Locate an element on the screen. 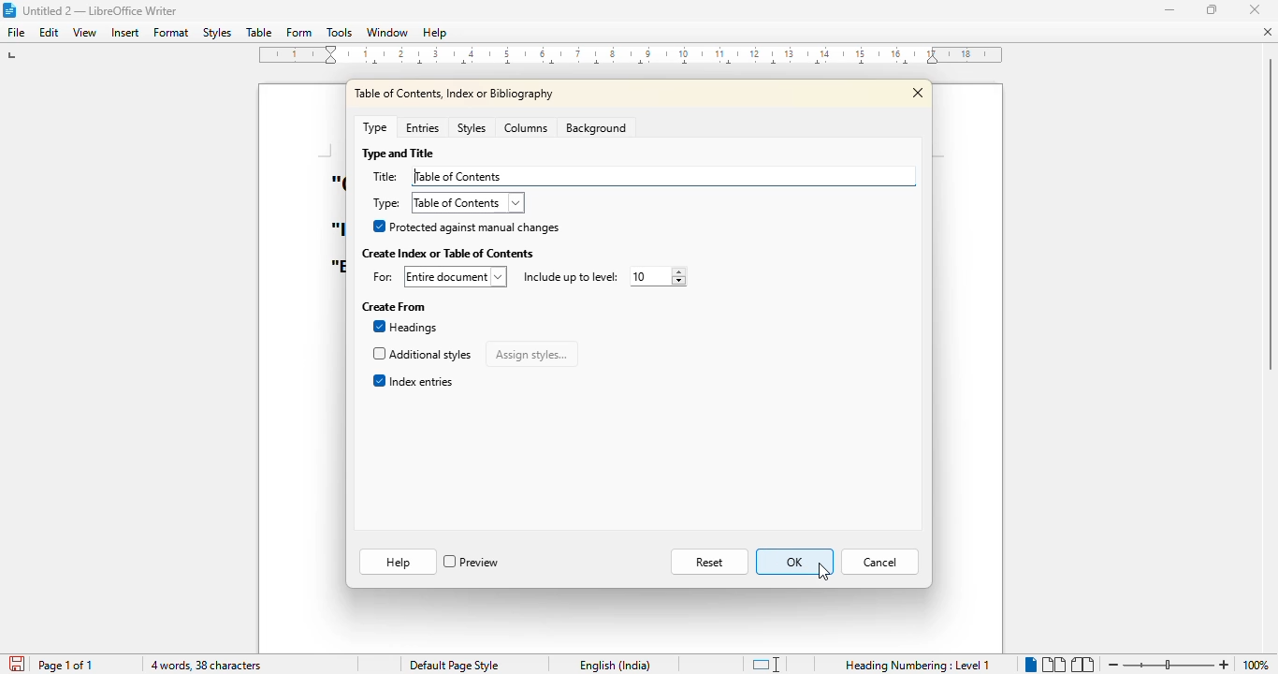  styles is located at coordinates (471, 128).